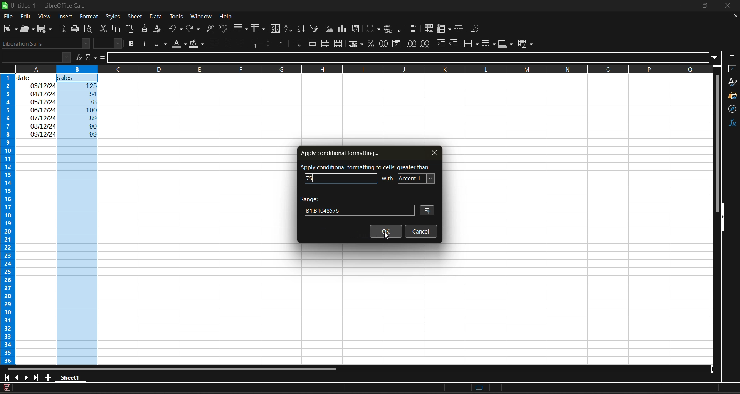  What do you see at coordinates (373, 30) in the screenshot?
I see `insert special characters` at bounding box center [373, 30].